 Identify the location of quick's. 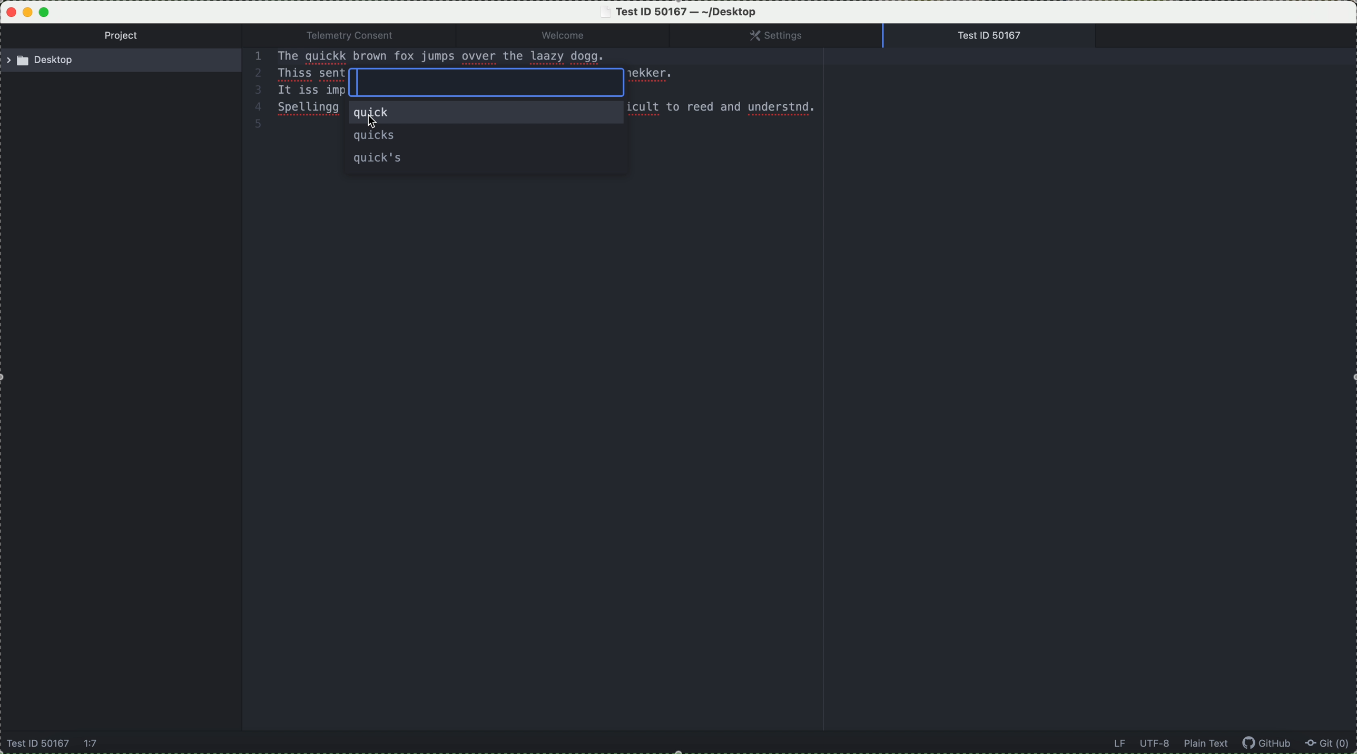
(378, 158).